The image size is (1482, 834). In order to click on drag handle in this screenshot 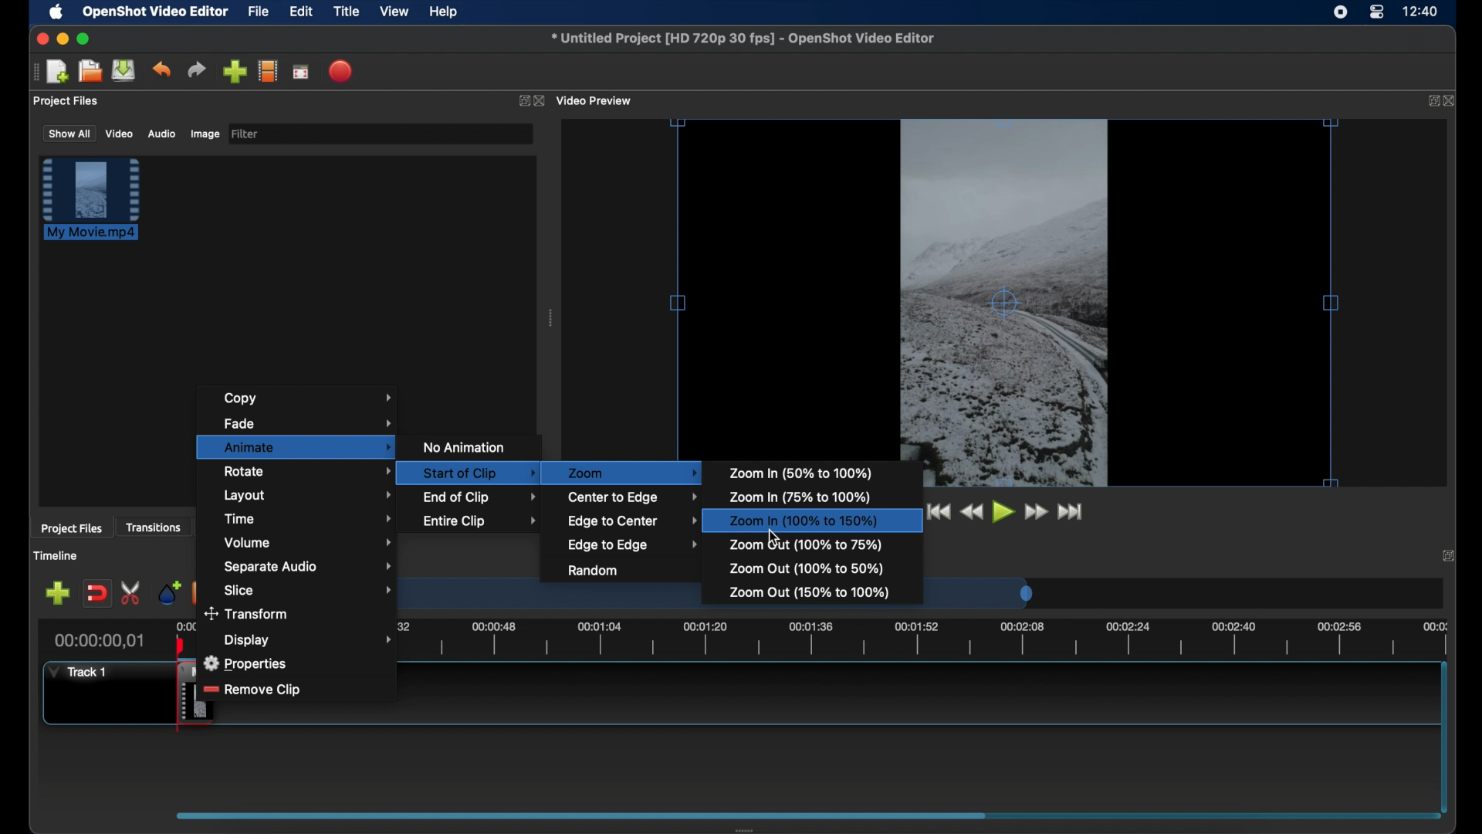, I will do `click(551, 320)`.